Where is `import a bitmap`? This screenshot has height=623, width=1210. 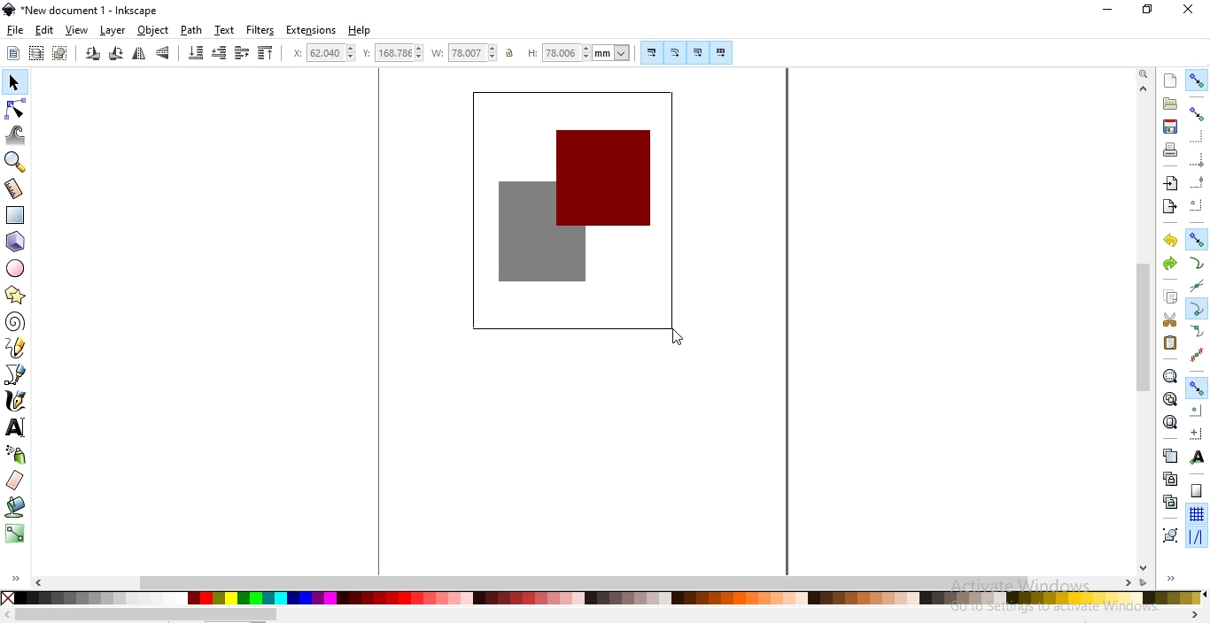
import a bitmap is located at coordinates (1169, 184).